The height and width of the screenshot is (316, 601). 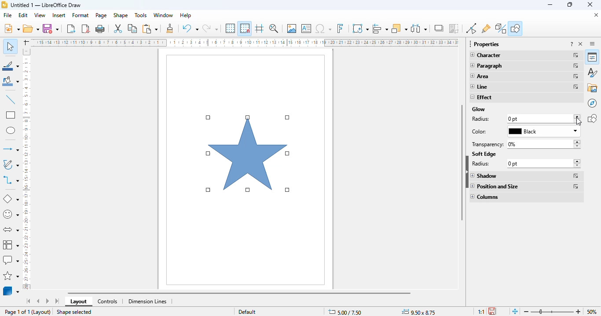 What do you see at coordinates (231, 28) in the screenshot?
I see `display grid` at bounding box center [231, 28].